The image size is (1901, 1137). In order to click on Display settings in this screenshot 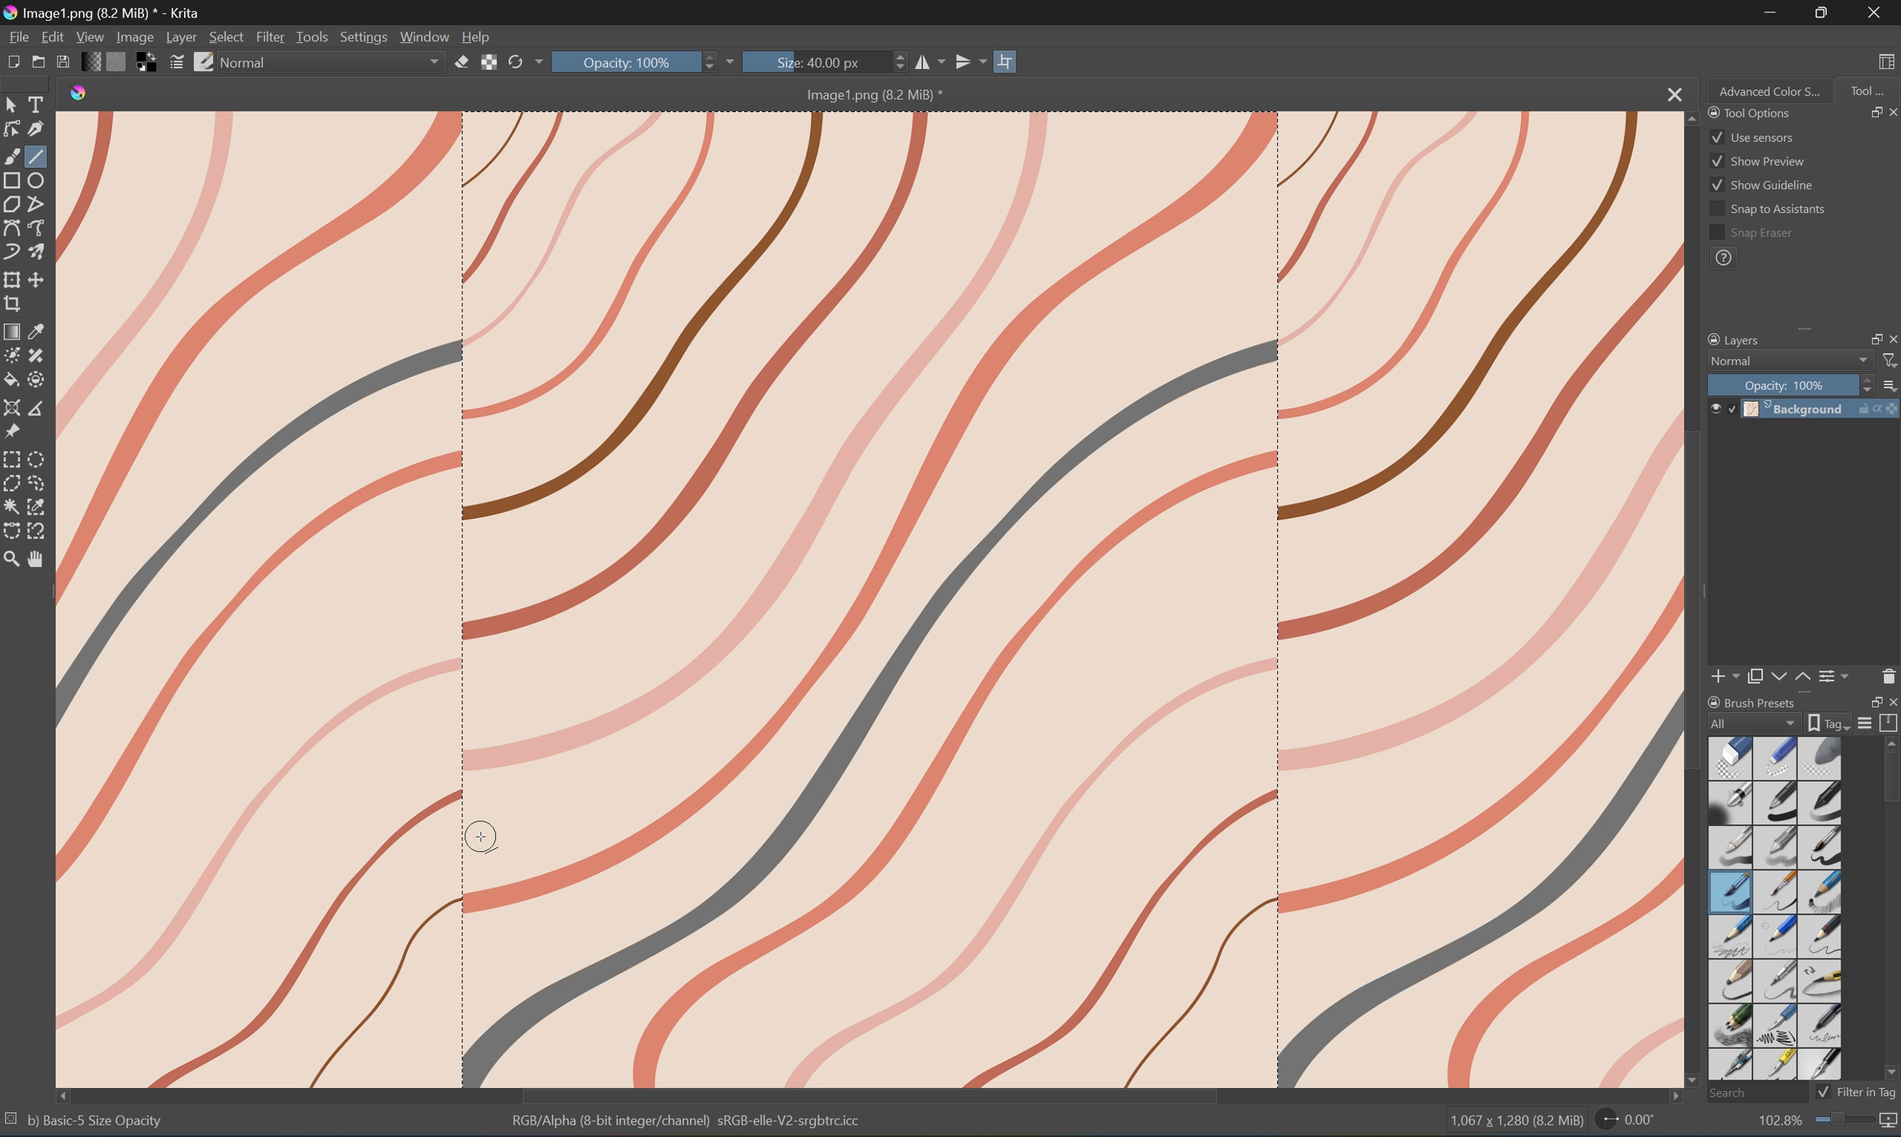, I will do `click(1867, 725)`.